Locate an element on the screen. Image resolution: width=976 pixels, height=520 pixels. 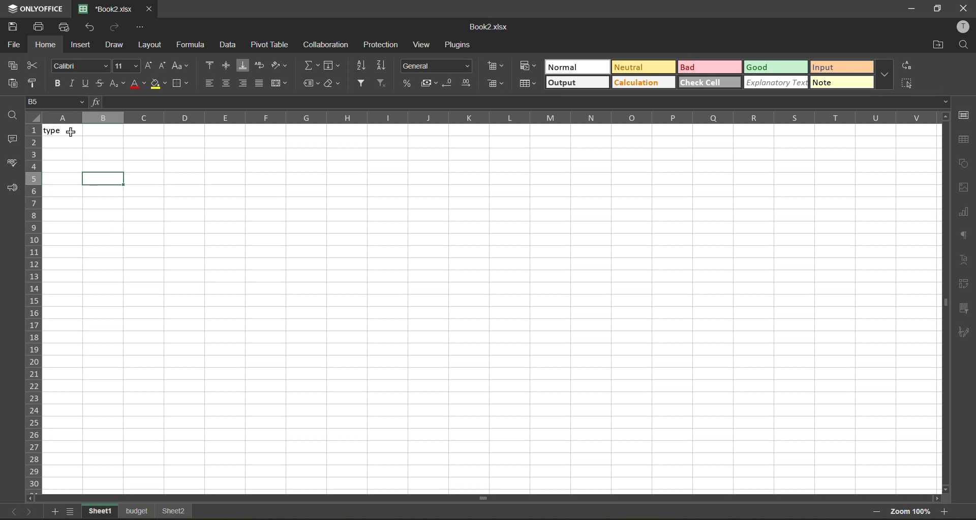
good is located at coordinates (776, 68).